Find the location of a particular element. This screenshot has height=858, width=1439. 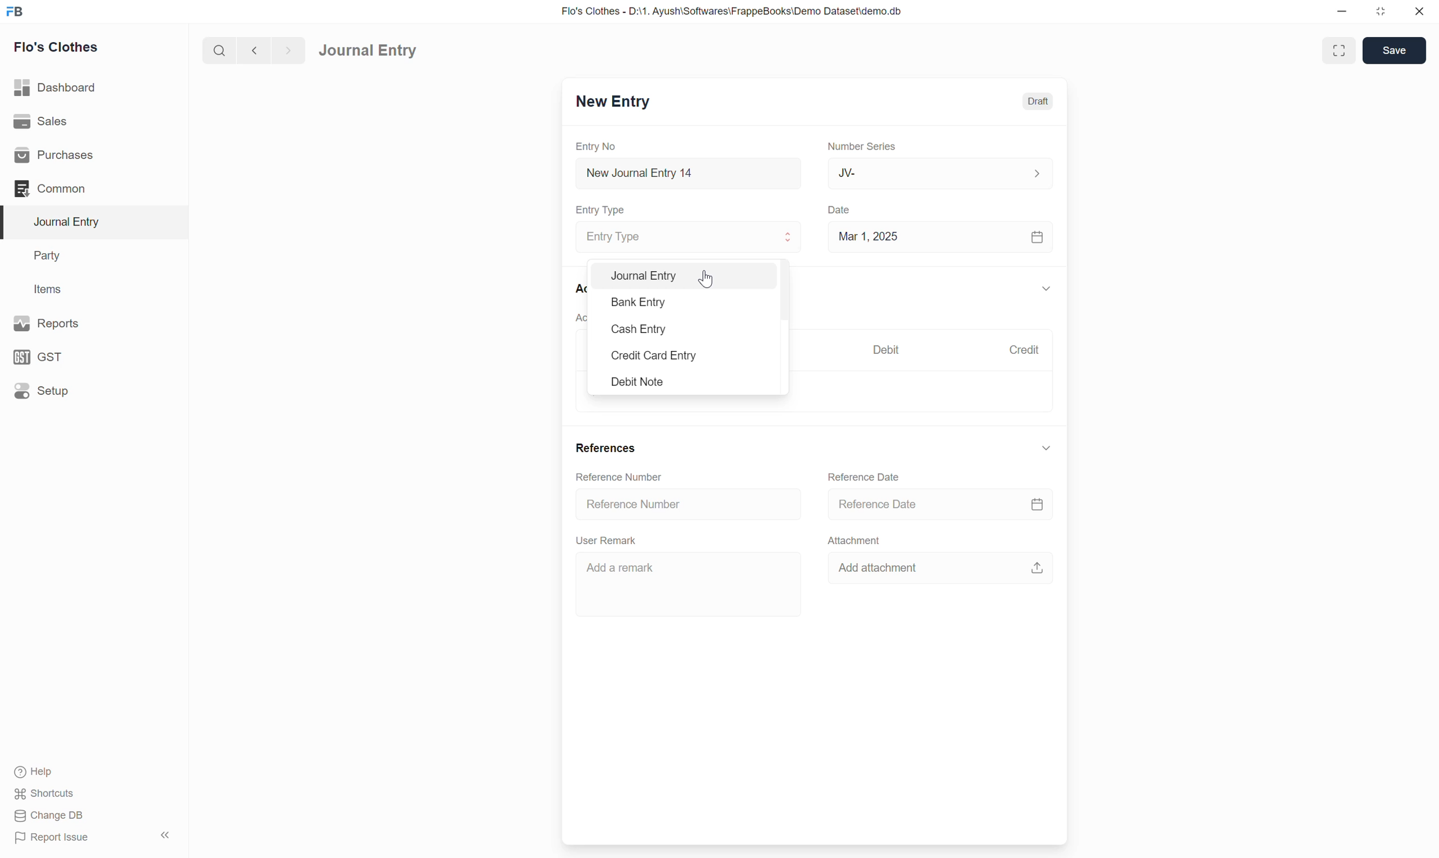

<< is located at coordinates (165, 835).